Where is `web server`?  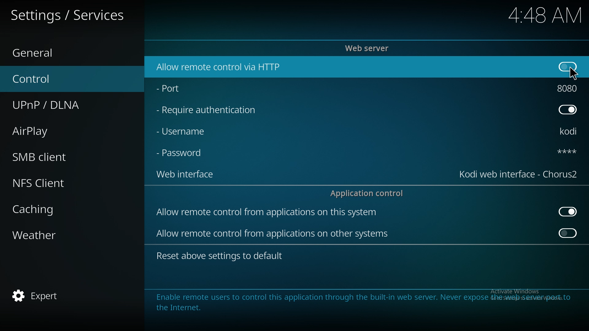
web server is located at coordinates (370, 48).